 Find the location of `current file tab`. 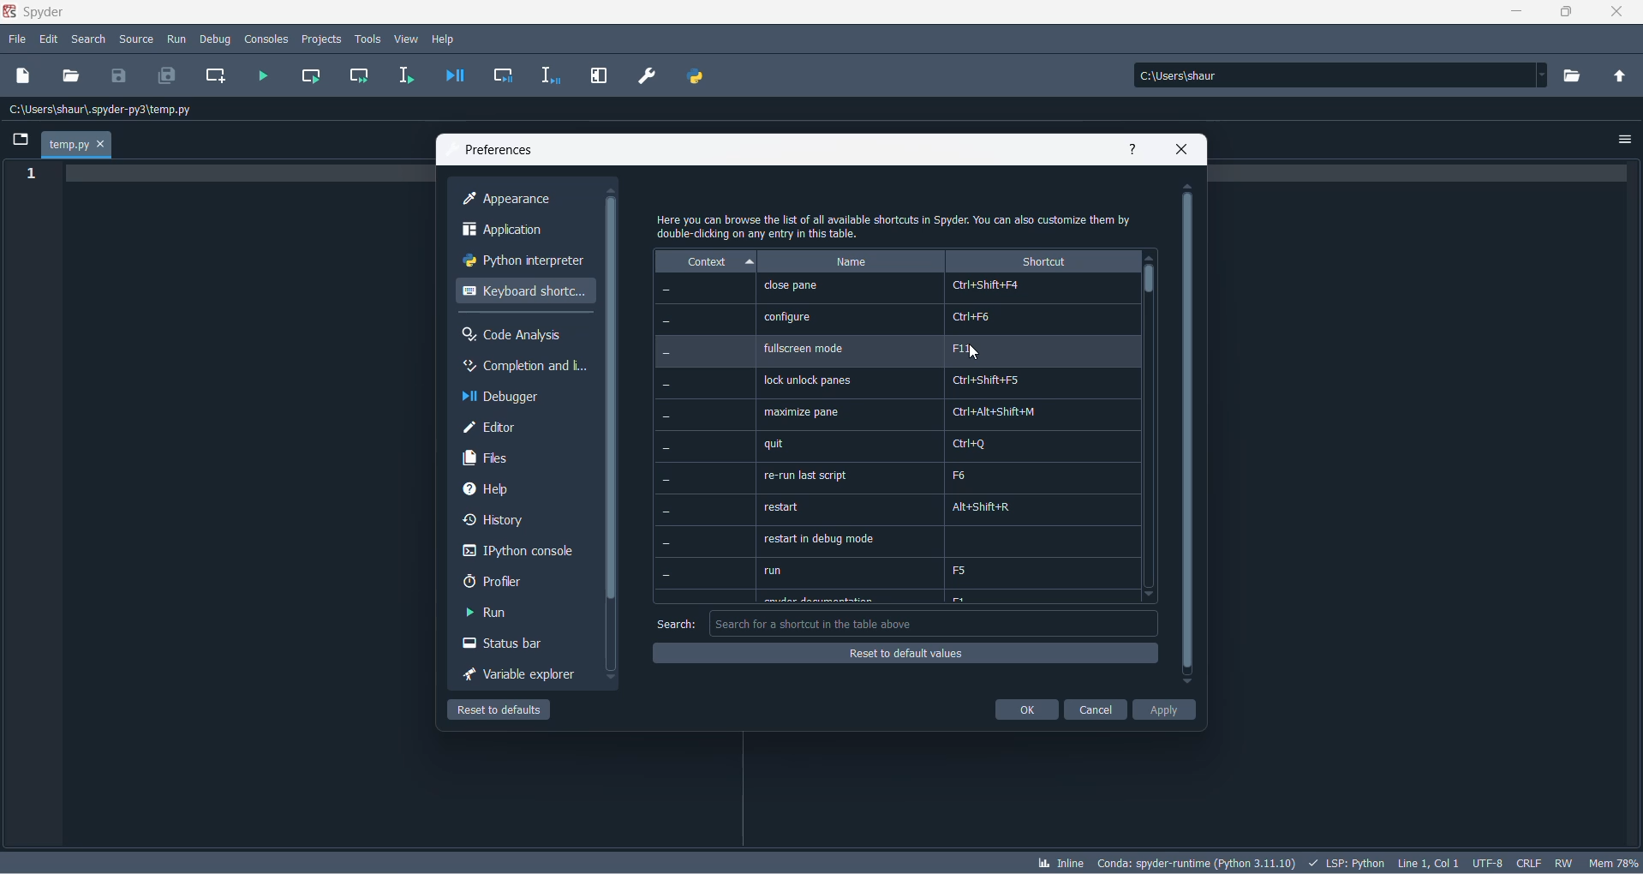

current file tab is located at coordinates (76, 146).